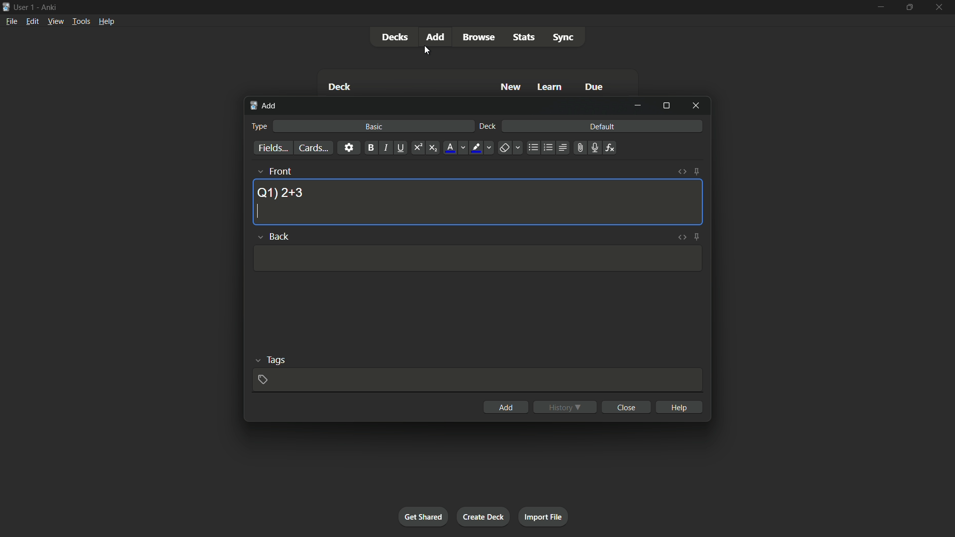  What do you see at coordinates (697, 236) in the screenshot?
I see `toggle sticky` at bounding box center [697, 236].